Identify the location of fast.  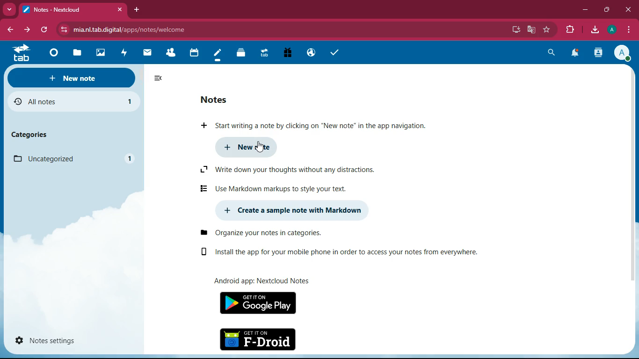
(123, 52).